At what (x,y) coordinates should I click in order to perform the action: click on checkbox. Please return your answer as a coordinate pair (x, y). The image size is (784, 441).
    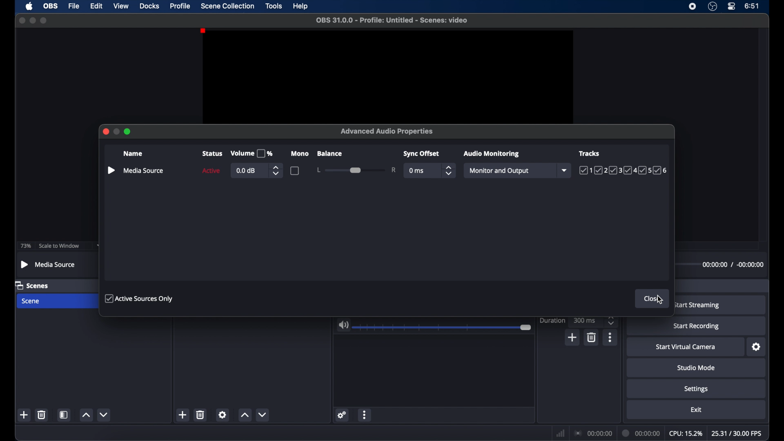
    Looking at the image, I should click on (295, 171).